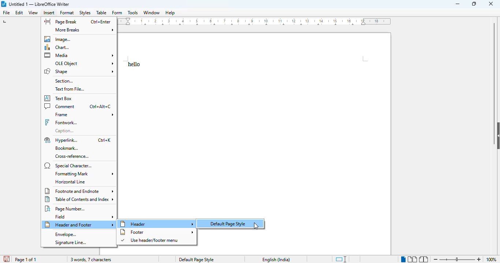  Describe the element at coordinates (480, 259) in the screenshot. I see `zoom in` at that location.